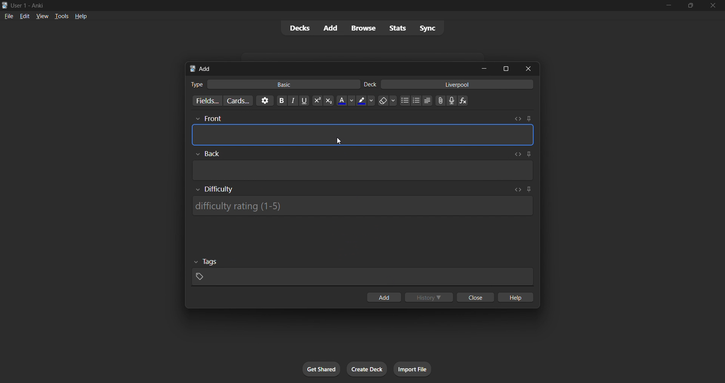  What do you see at coordinates (367, 369) in the screenshot?
I see `create deck` at bounding box center [367, 369].